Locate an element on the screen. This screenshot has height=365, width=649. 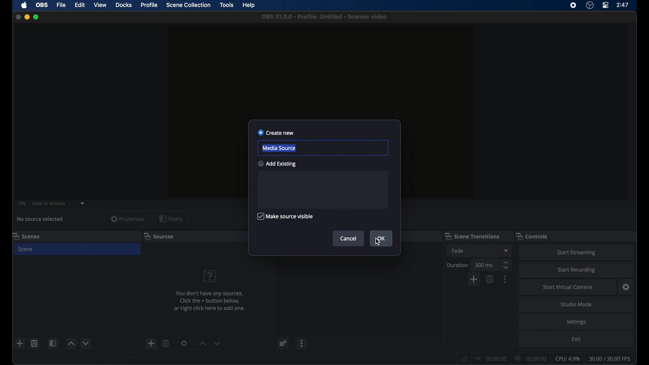
fade is located at coordinates (458, 251).